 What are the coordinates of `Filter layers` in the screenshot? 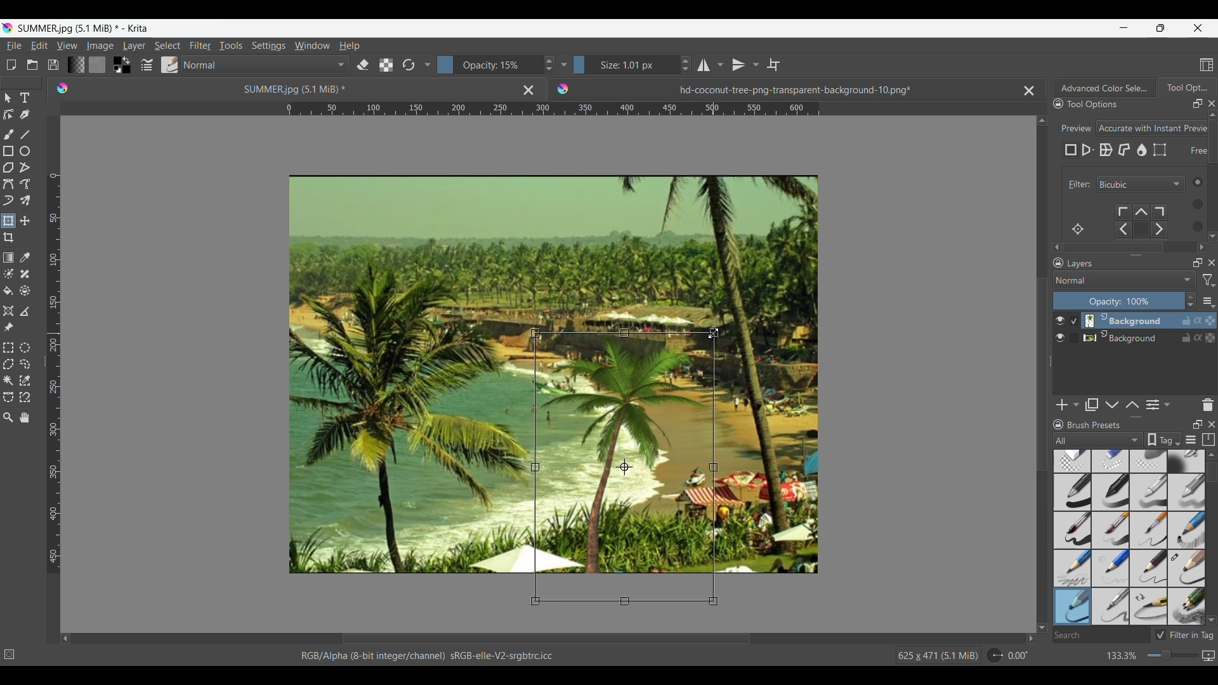 It's located at (1209, 280).